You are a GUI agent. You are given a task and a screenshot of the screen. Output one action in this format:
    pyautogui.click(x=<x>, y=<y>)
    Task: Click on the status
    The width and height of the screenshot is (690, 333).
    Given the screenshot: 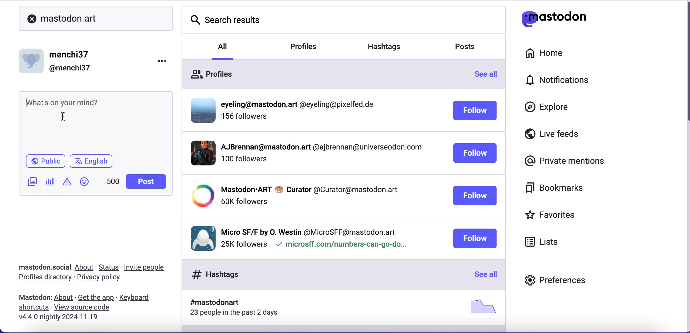 What is the action you would take?
    pyautogui.click(x=109, y=267)
    